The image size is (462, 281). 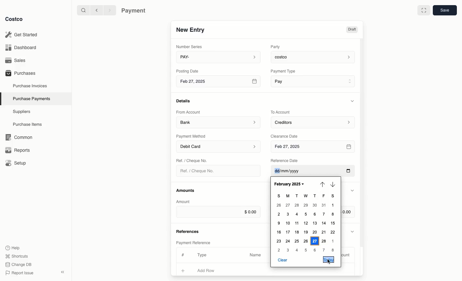 I want to click on Full width toggle, so click(x=424, y=11).